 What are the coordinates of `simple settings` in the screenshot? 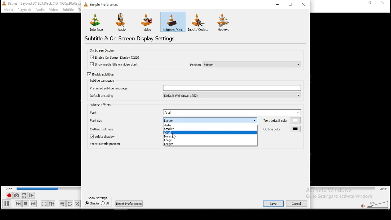 It's located at (102, 4).